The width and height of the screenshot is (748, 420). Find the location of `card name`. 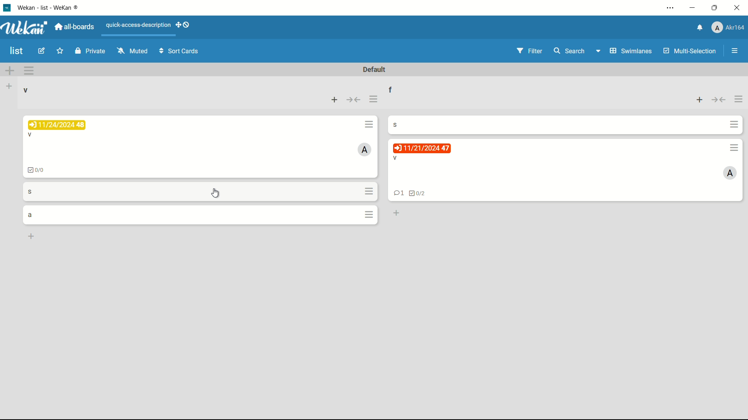

card name is located at coordinates (396, 124).